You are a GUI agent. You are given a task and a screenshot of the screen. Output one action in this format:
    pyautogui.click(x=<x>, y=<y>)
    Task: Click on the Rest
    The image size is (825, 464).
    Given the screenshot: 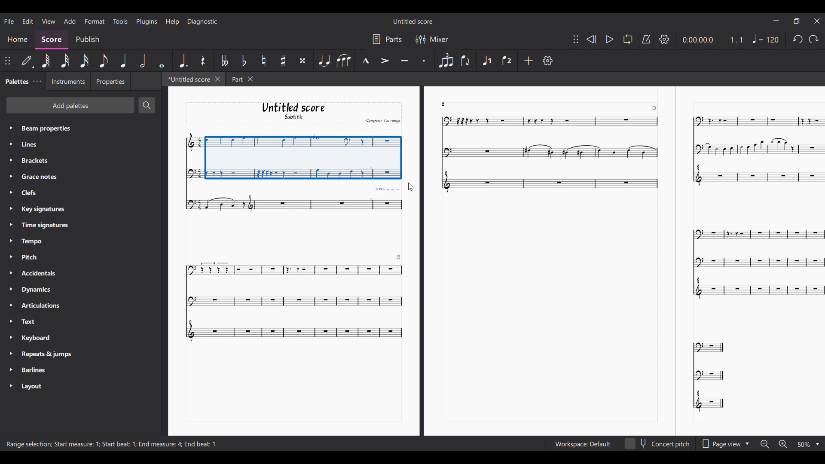 What is the action you would take?
    pyautogui.click(x=203, y=60)
    